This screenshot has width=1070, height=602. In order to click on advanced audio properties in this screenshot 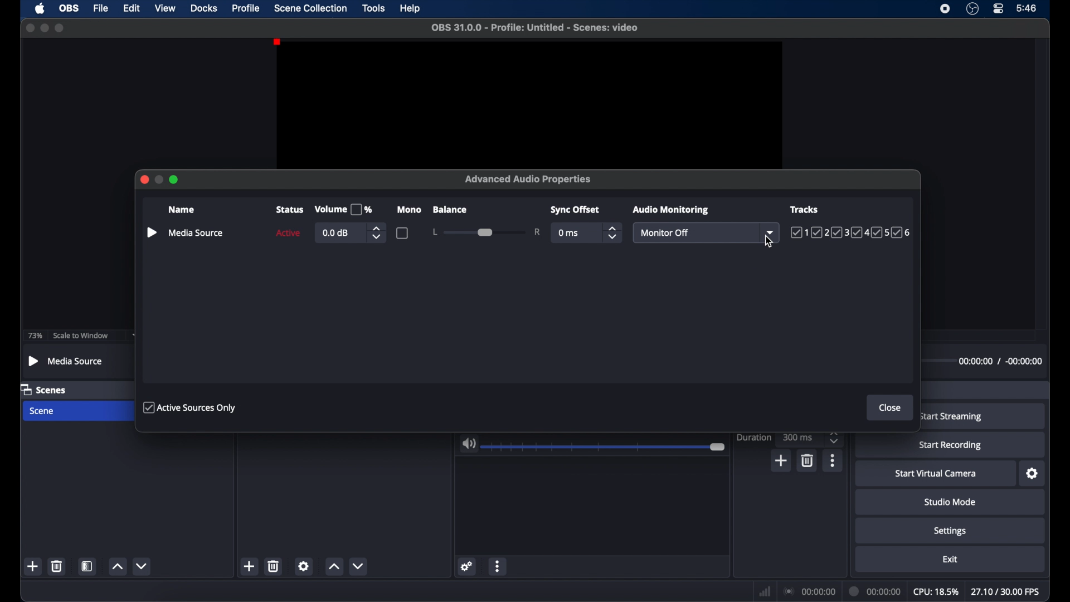, I will do `click(528, 179)`.